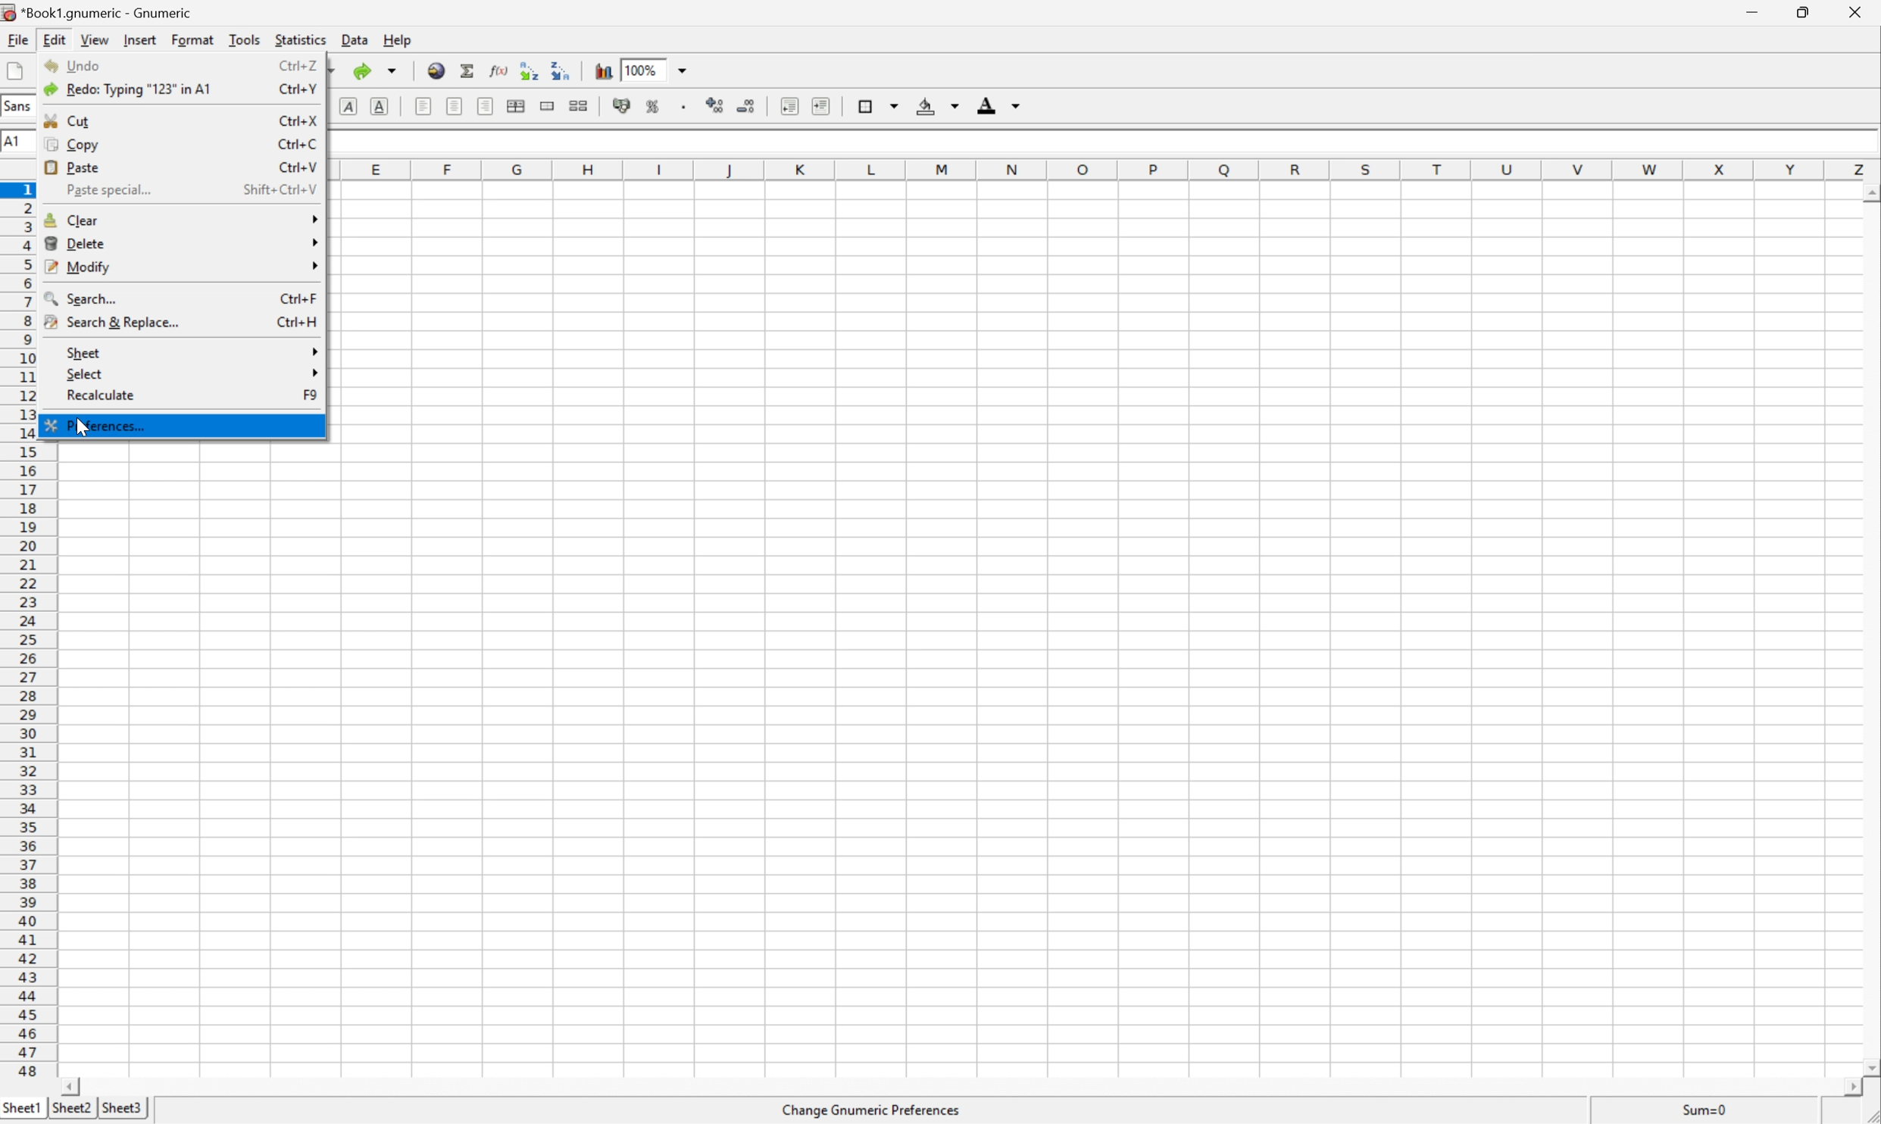  I want to click on copy  ctrl+c, so click(183, 142).